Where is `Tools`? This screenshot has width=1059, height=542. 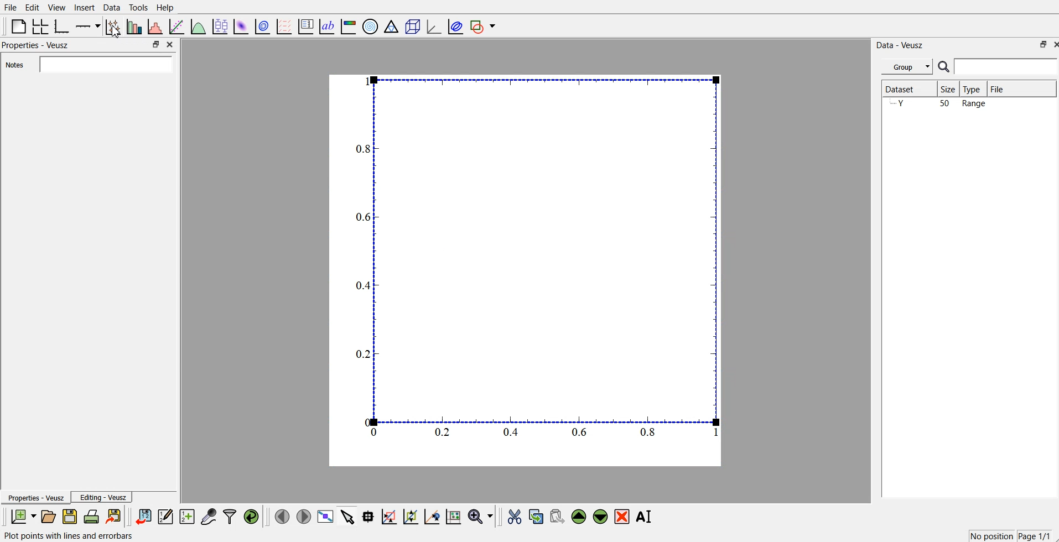 Tools is located at coordinates (138, 8).